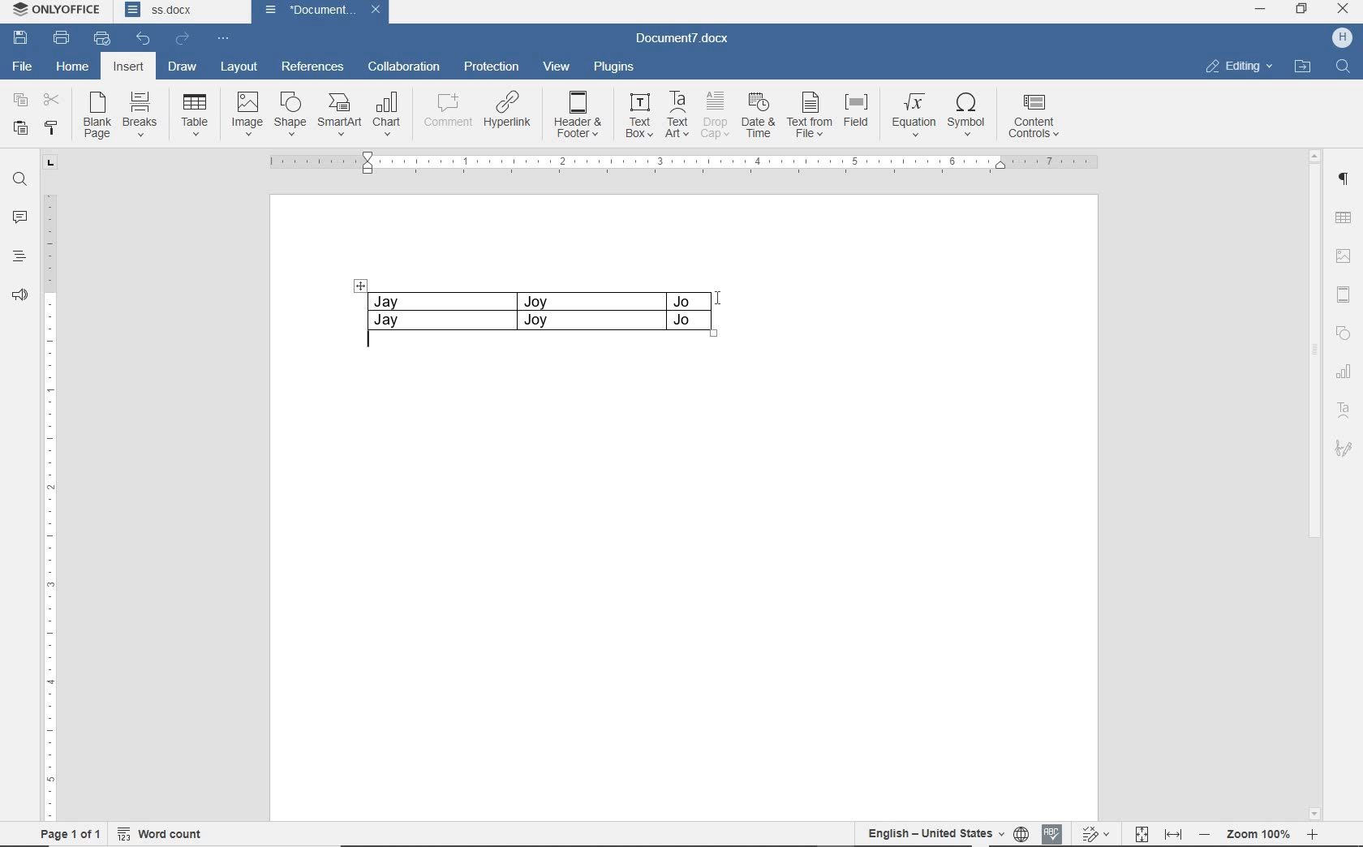 The height and width of the screenshot is (847, 1363). Describe the element at coordinates (1142, 832) in the screenshot. I see `FIT TO PAGE` at that location.